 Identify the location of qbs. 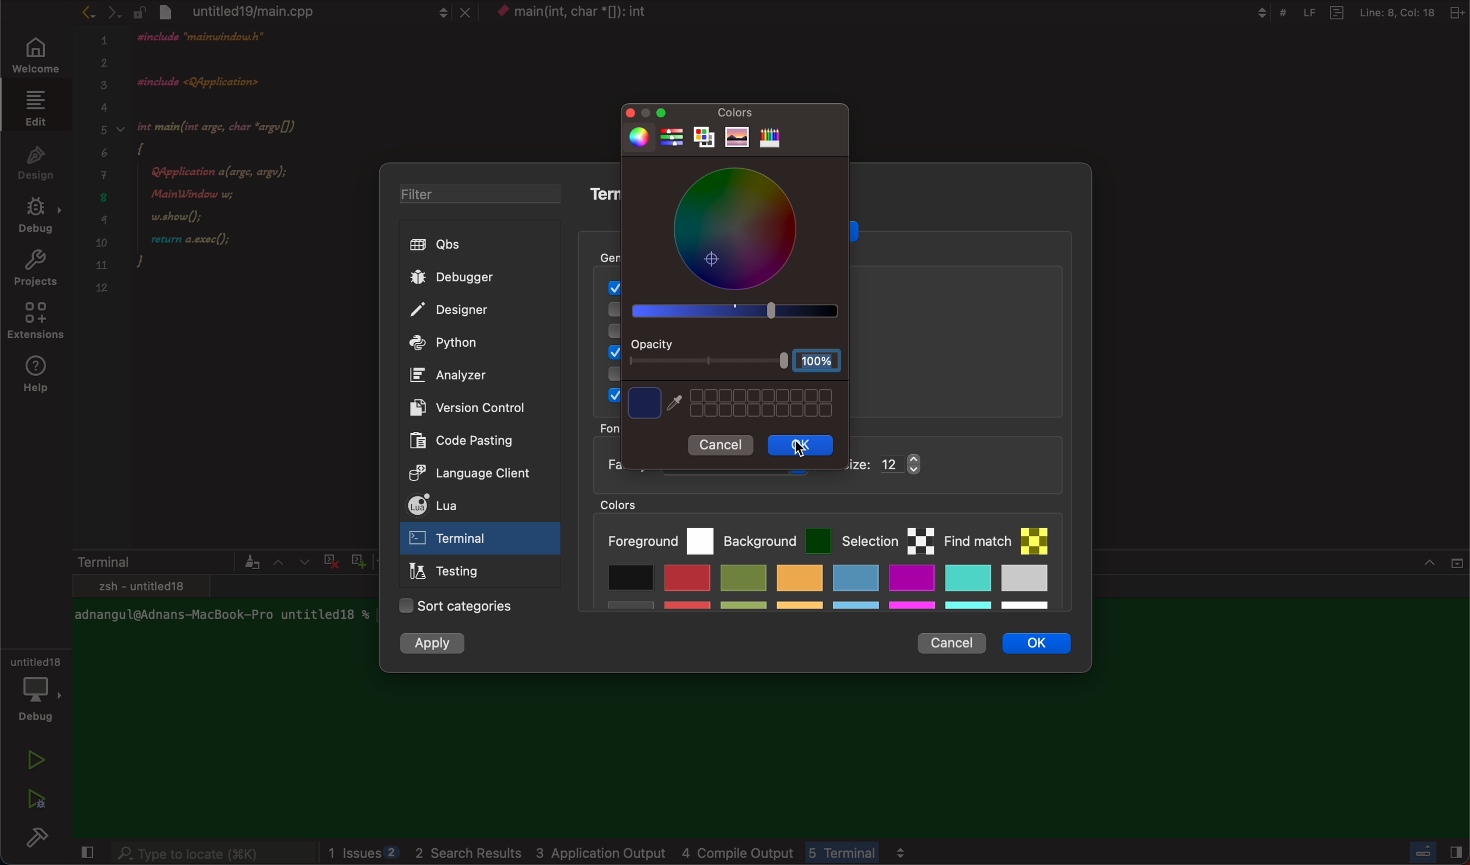
(474, 245).